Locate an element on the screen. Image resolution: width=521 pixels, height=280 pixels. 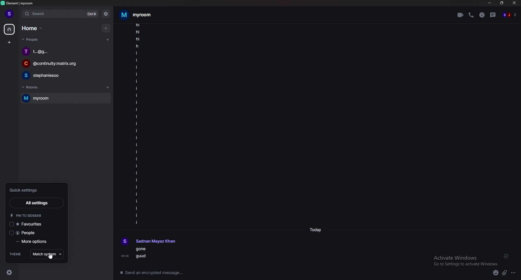
create a space is located at coordinates (9, 42).